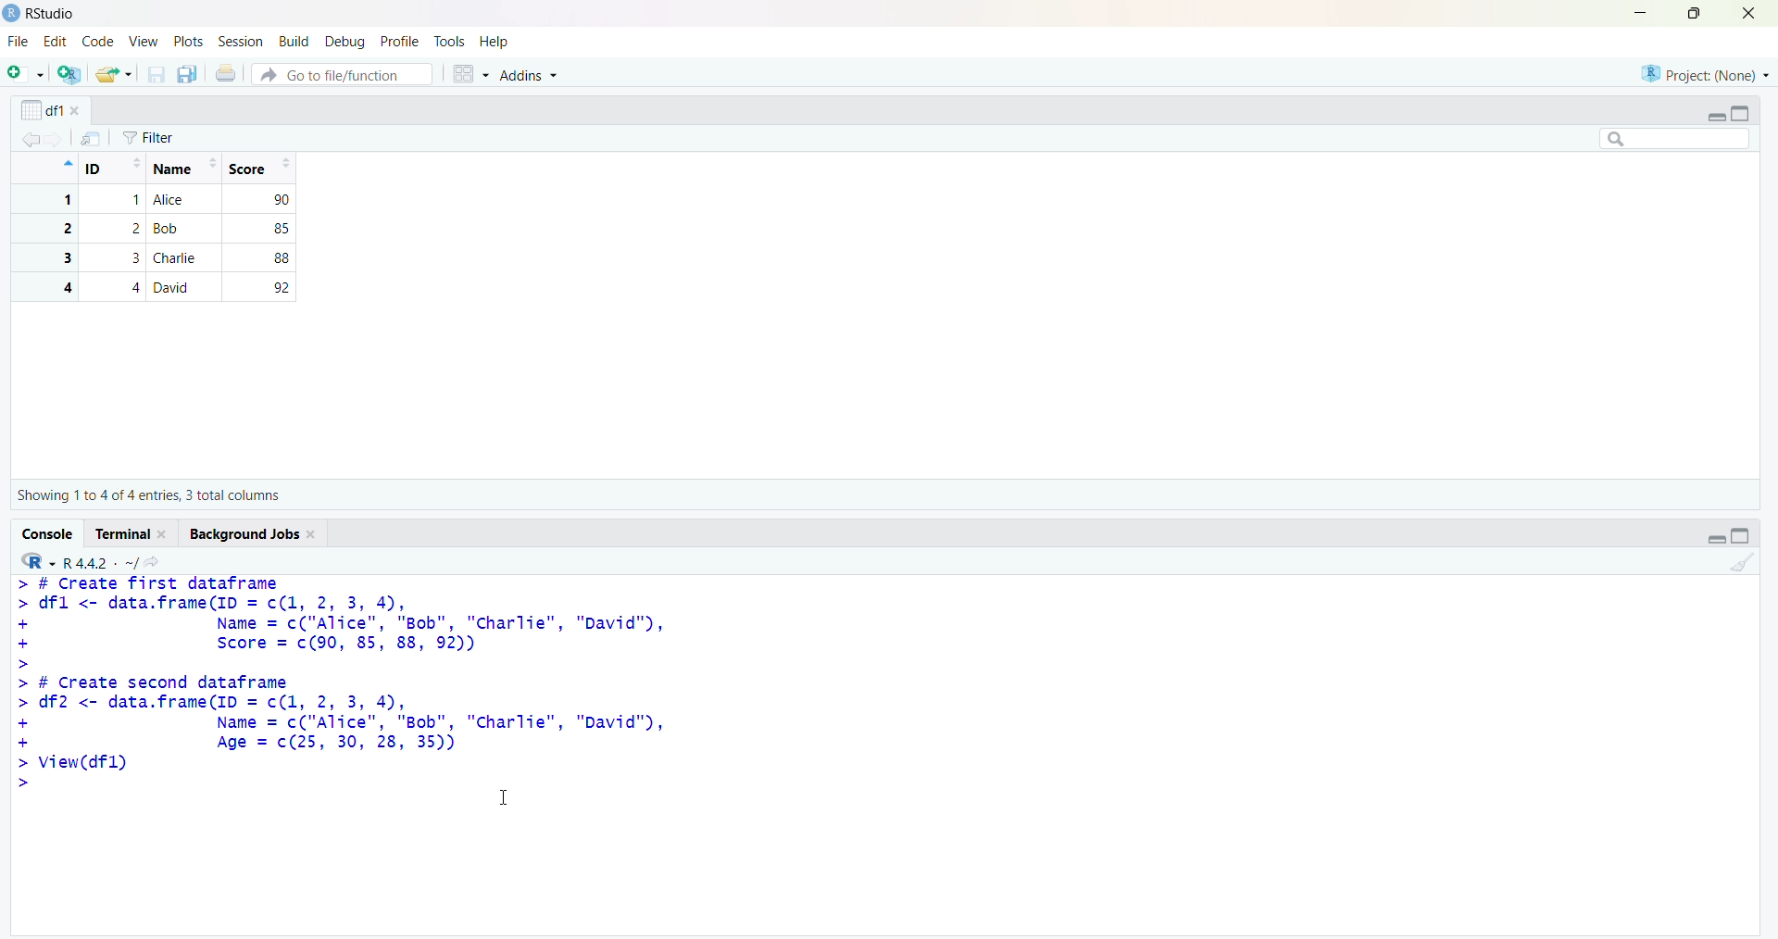 This screenshot has width=1778, height=939. What do you see at coordinates (1676, 138) in the screenshot?
I see `searchbox` at bounding box center [1676, 138].